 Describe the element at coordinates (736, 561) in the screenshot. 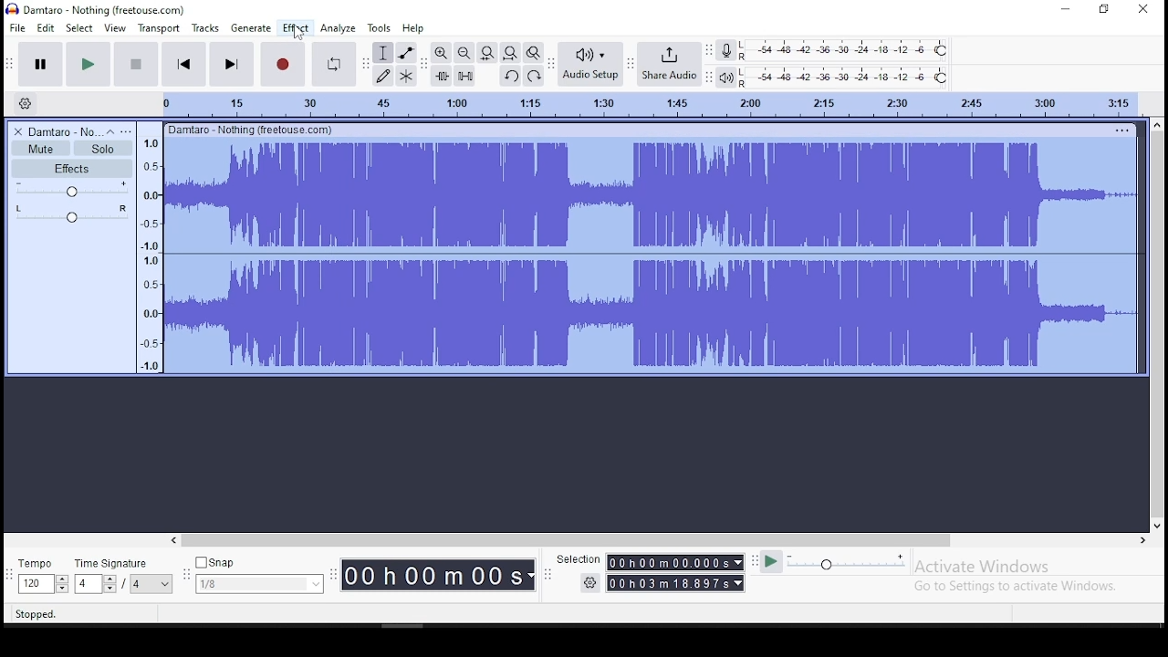

I see `Drop down` at that location.